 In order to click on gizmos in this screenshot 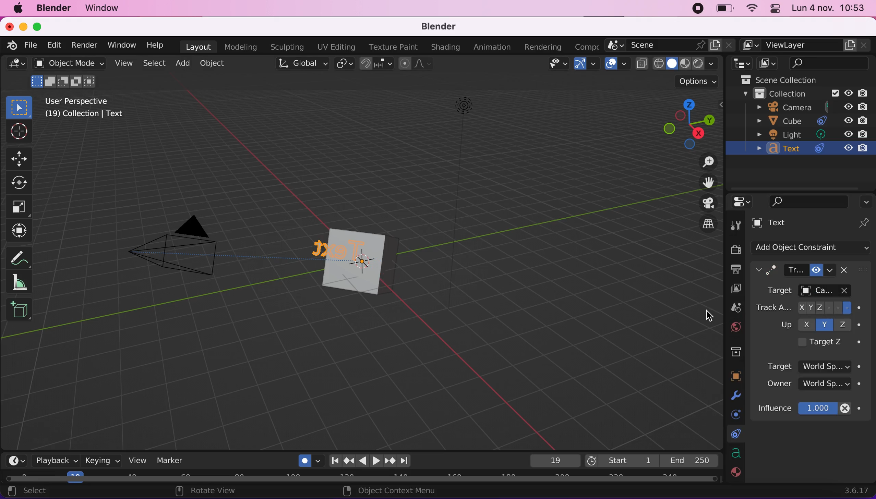, I will do `click(586, 64)`.